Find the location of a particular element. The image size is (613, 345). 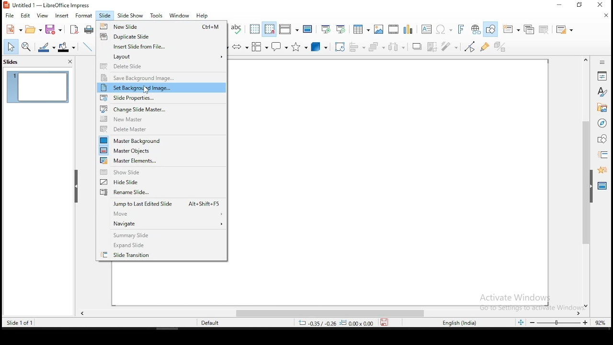

summary slide is located at coordinates (161, 234).